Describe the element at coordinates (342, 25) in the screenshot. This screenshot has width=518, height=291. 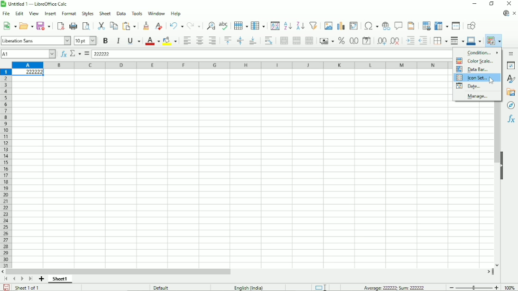
I see `Insert chart` at that location.